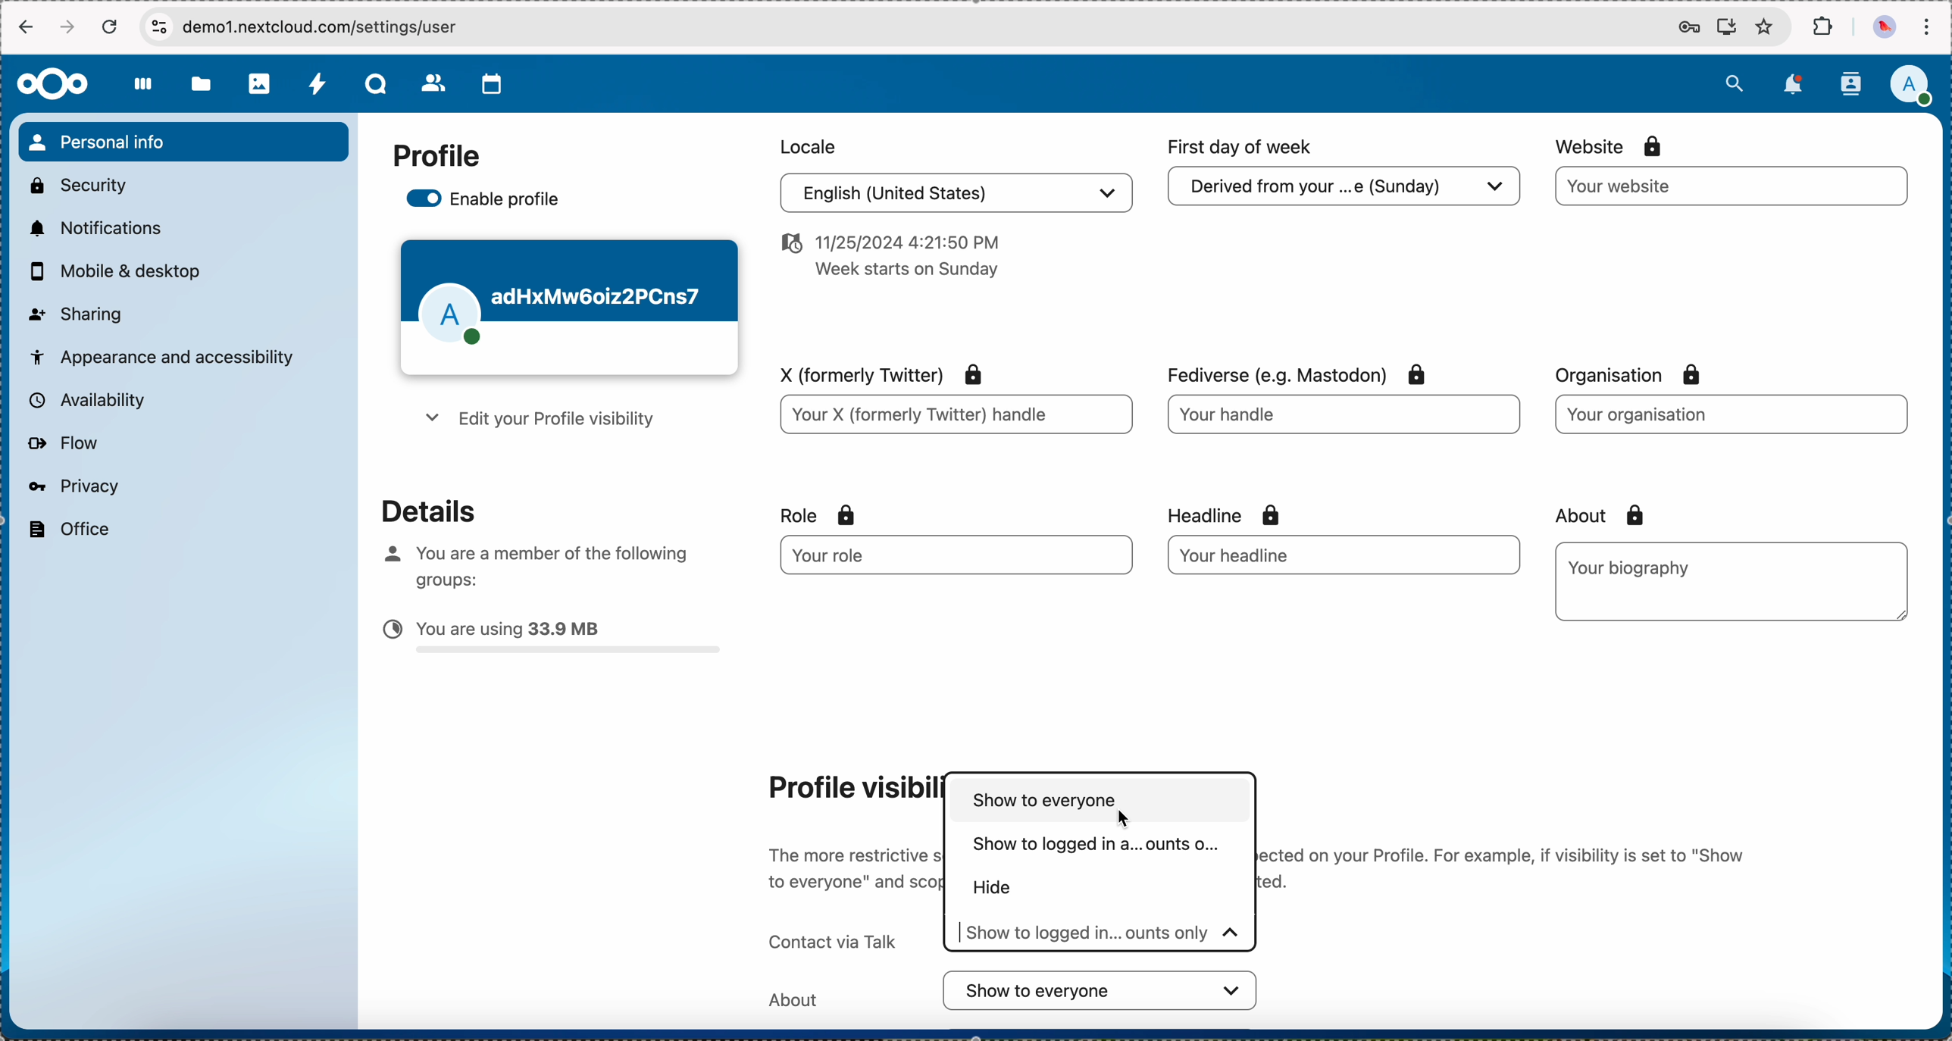 The width and height of the screenshot is (1952, 1041). I want to click on your X, so click(955, 417).